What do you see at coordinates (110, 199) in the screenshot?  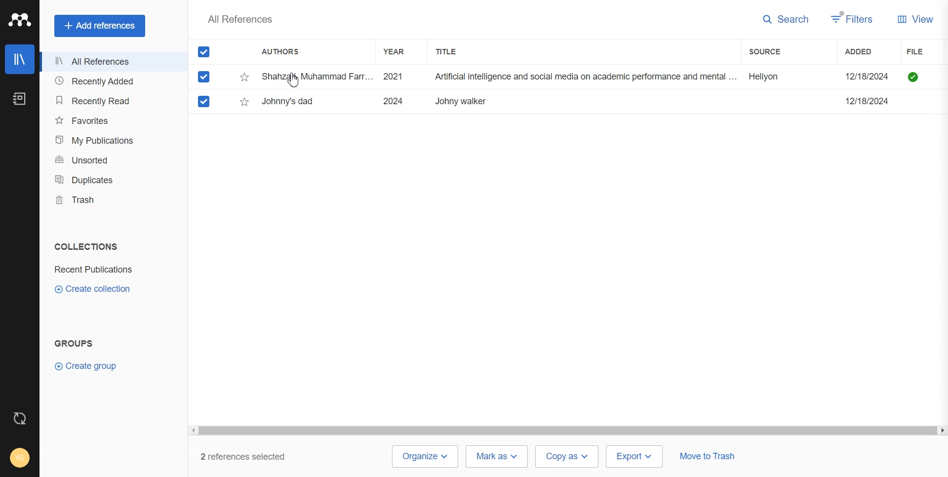 I see `Trash` at bounding box center [110, 199].